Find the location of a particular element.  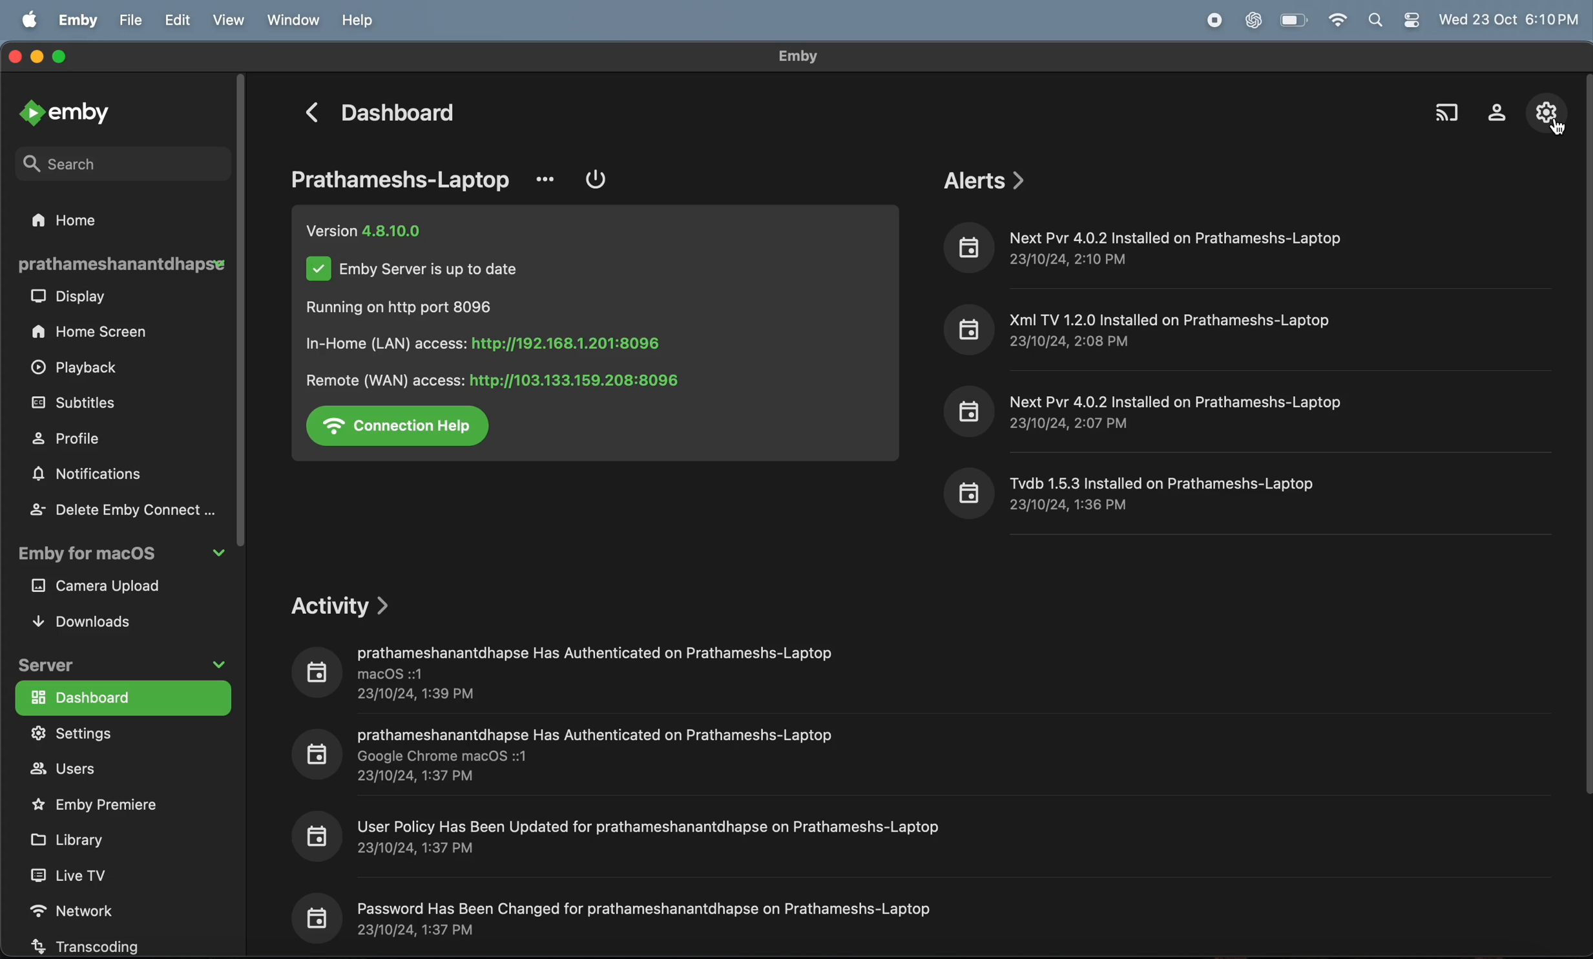

display is located at coordinates (75, 299).